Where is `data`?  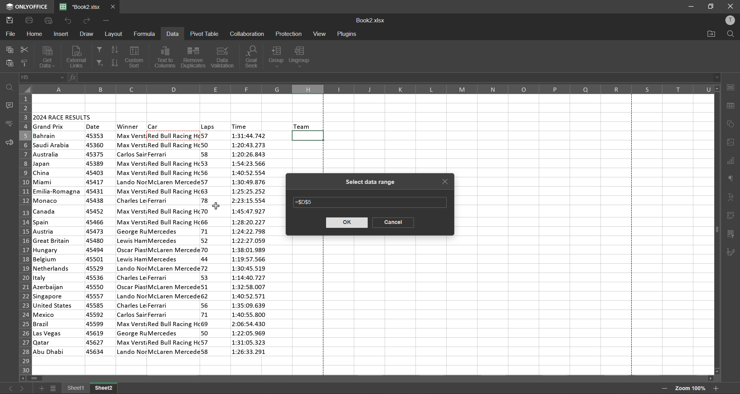 data is located at coordinates (172, 35).